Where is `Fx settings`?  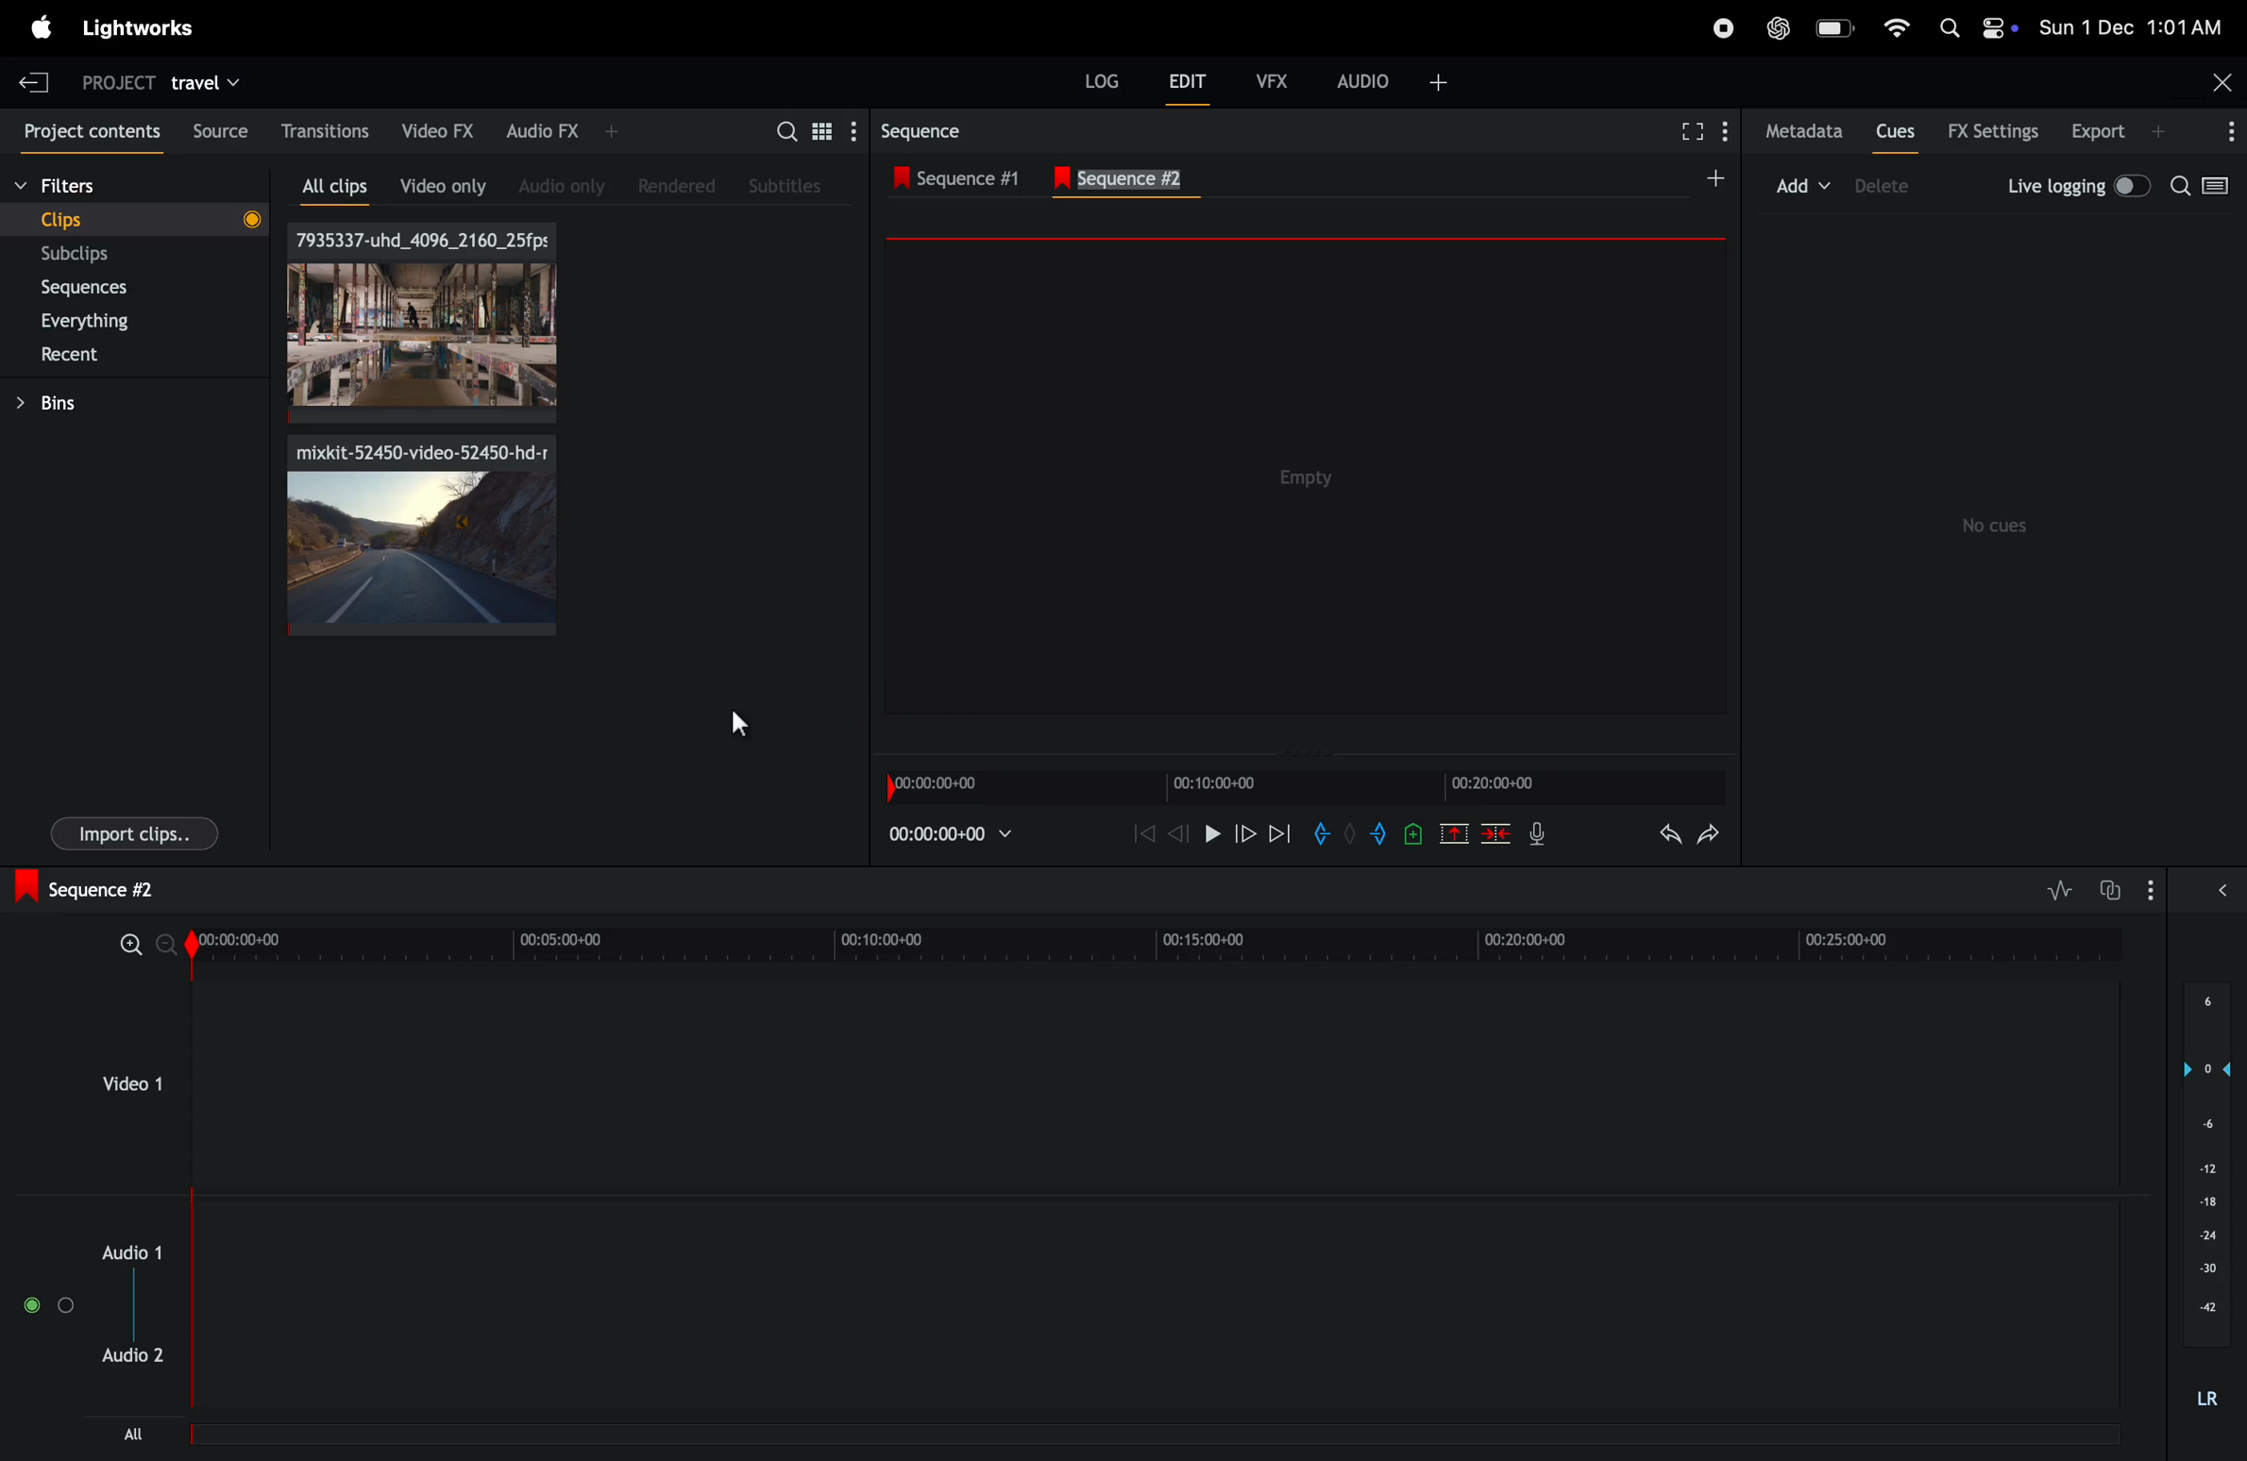 Fx settings is located at coordinates (1992, 130).